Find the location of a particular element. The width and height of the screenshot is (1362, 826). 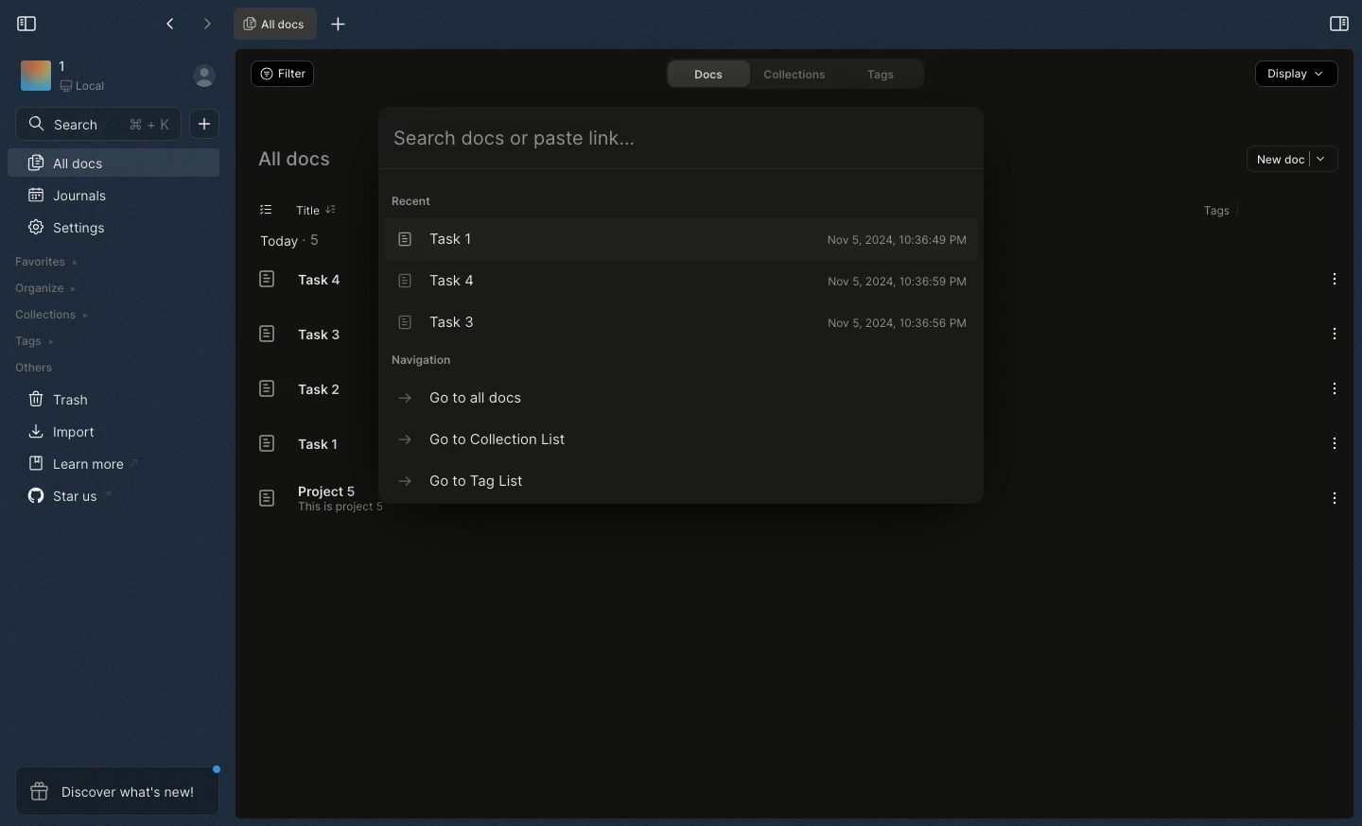

Task 3 is located at coordinates (681, 318).